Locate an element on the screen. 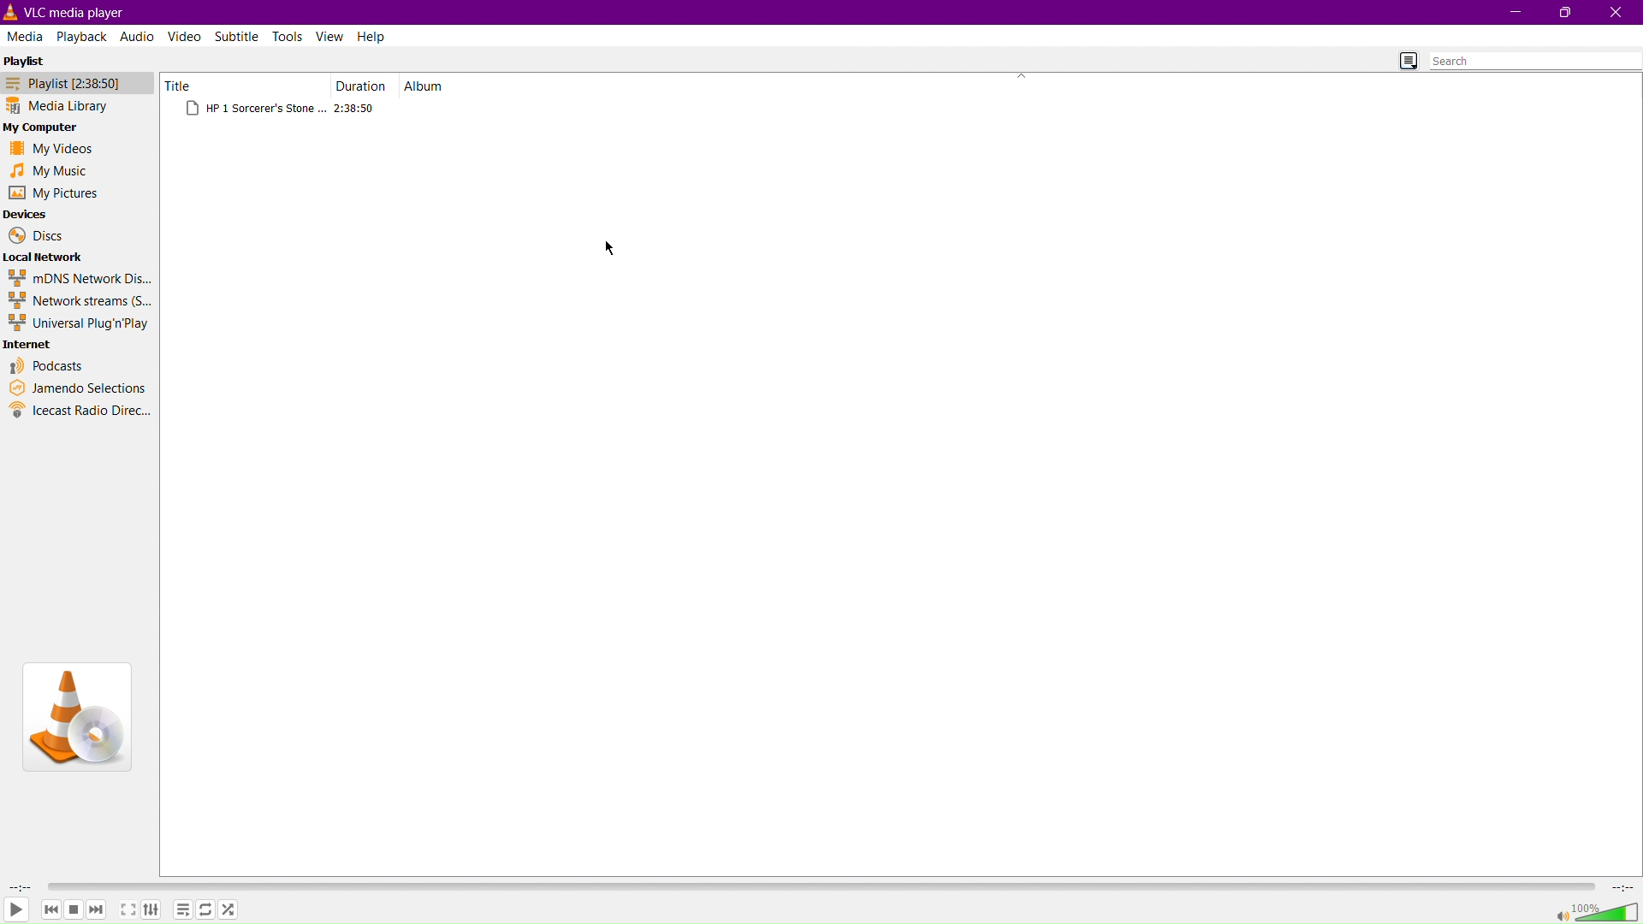 The image size is (1643, 924). Playback is located at coordinates (81, 35).